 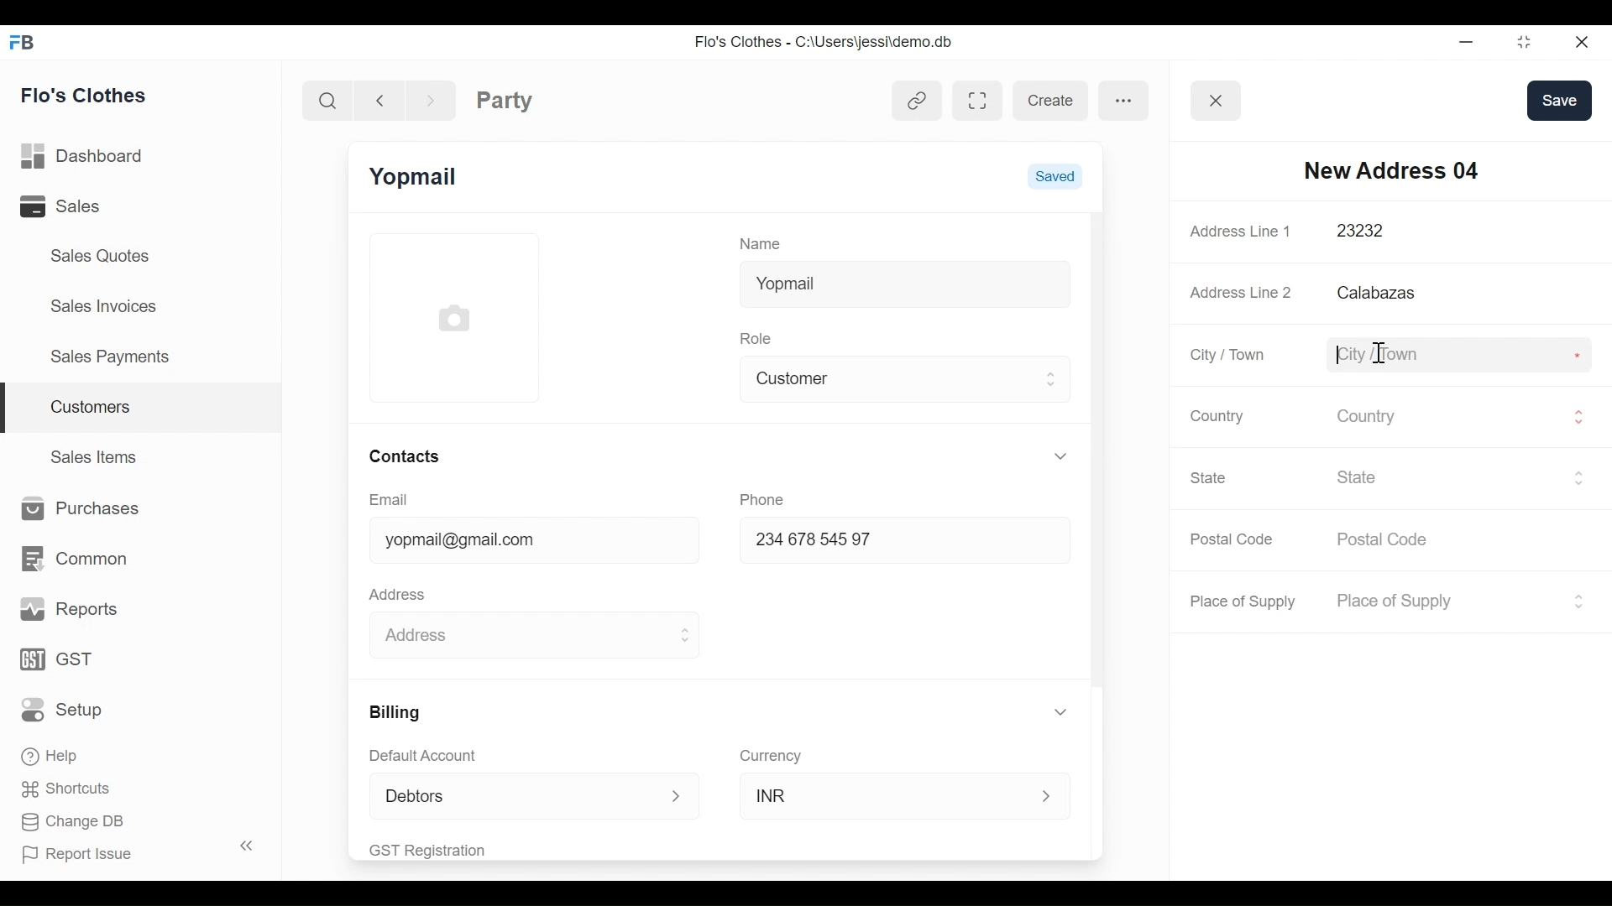 I want to click on City / Town, so click(x=1452, y=352).